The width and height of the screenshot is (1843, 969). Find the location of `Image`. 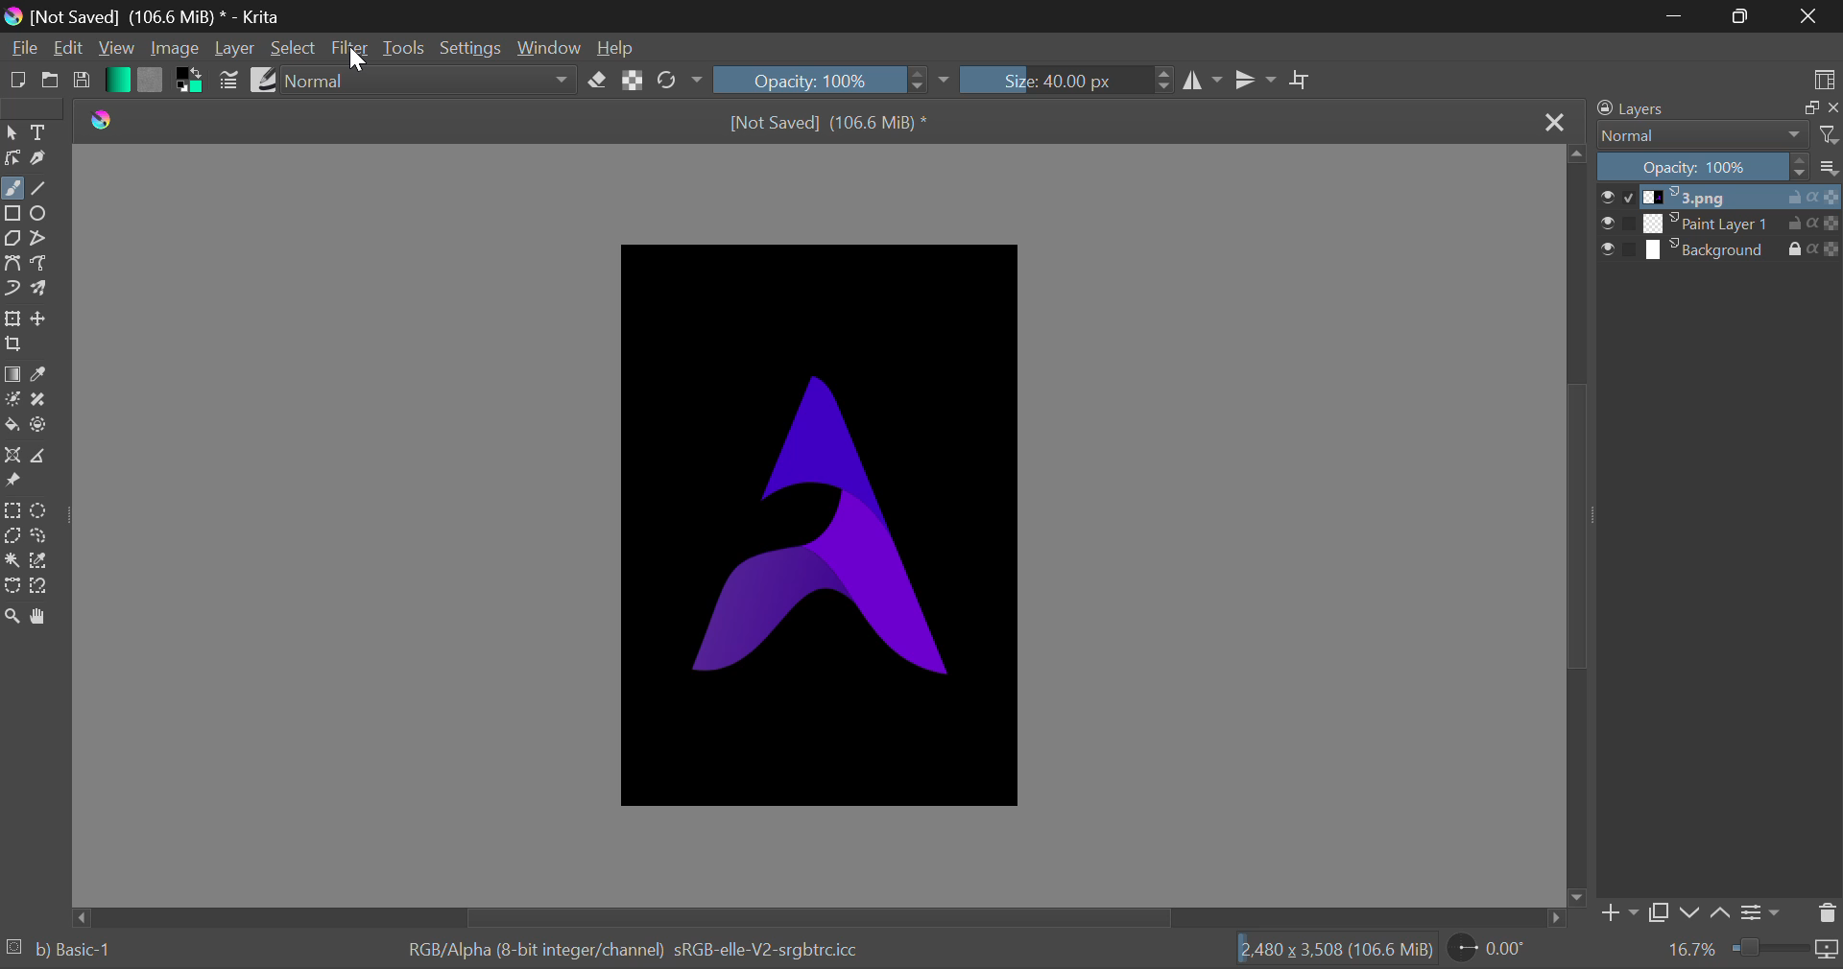

Image is located at coordinates (171, 48).